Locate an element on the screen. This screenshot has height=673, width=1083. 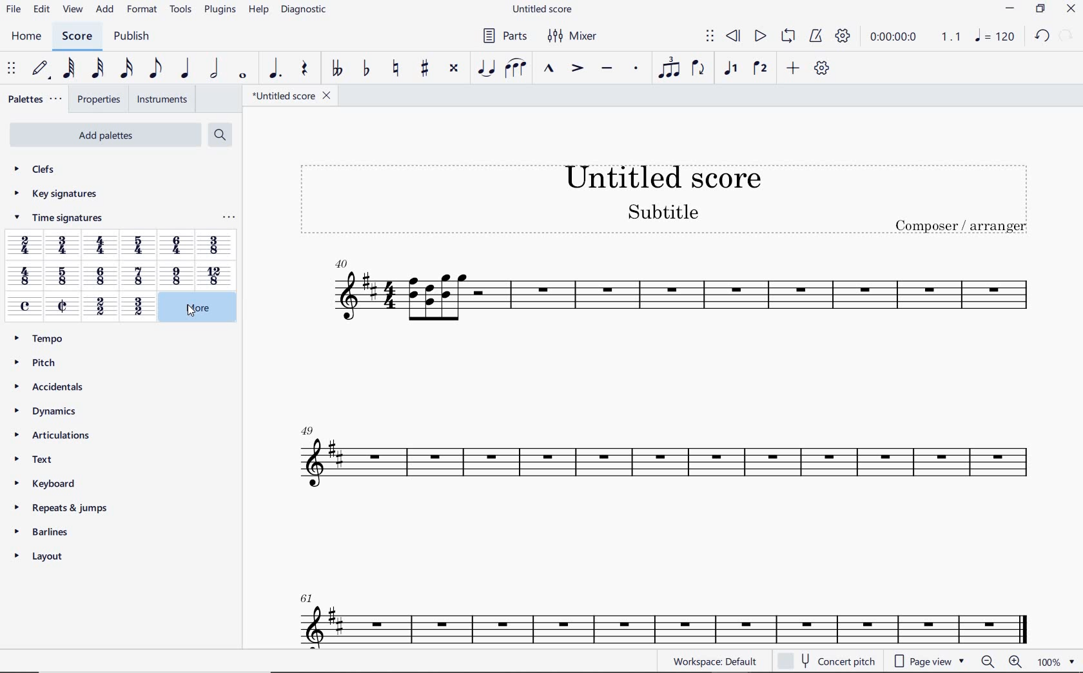
5/4 is located at coordinates (141, 245).